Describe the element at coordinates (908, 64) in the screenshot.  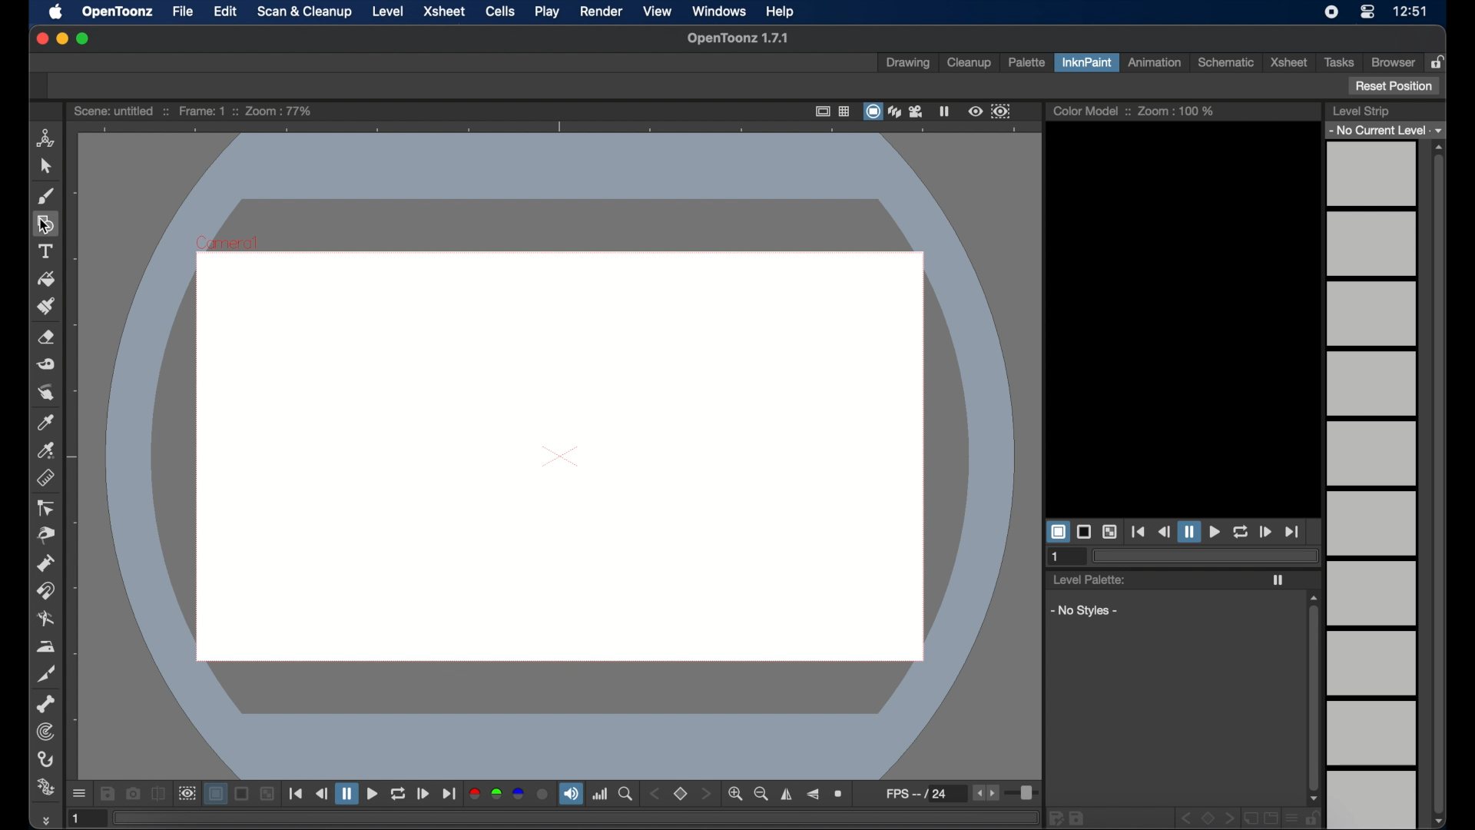
I see `drawing` at that location.